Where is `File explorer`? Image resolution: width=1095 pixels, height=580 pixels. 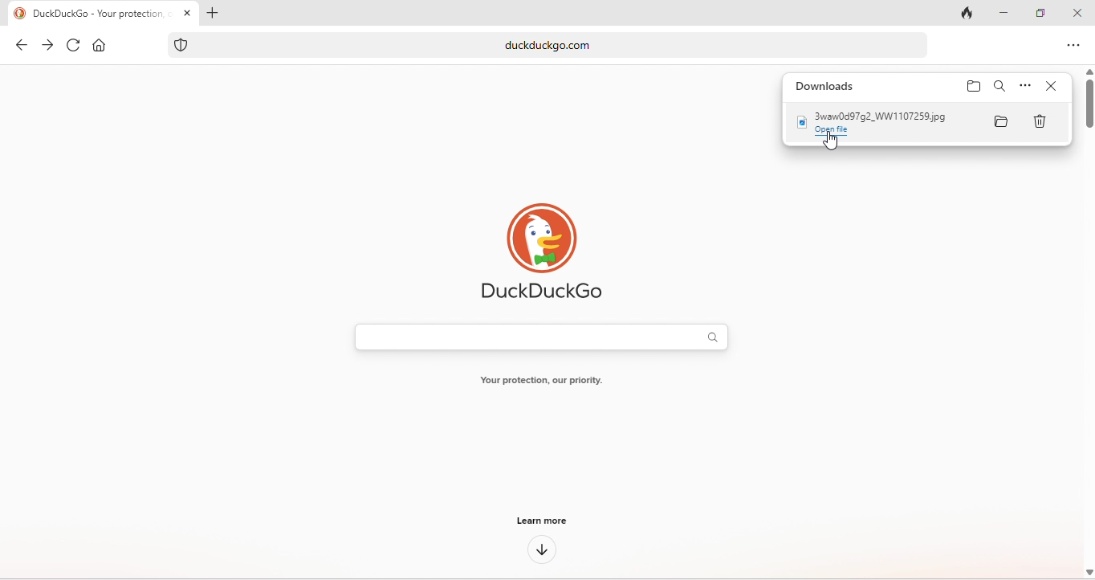
File explorer is located at coordinates (1001, 123).